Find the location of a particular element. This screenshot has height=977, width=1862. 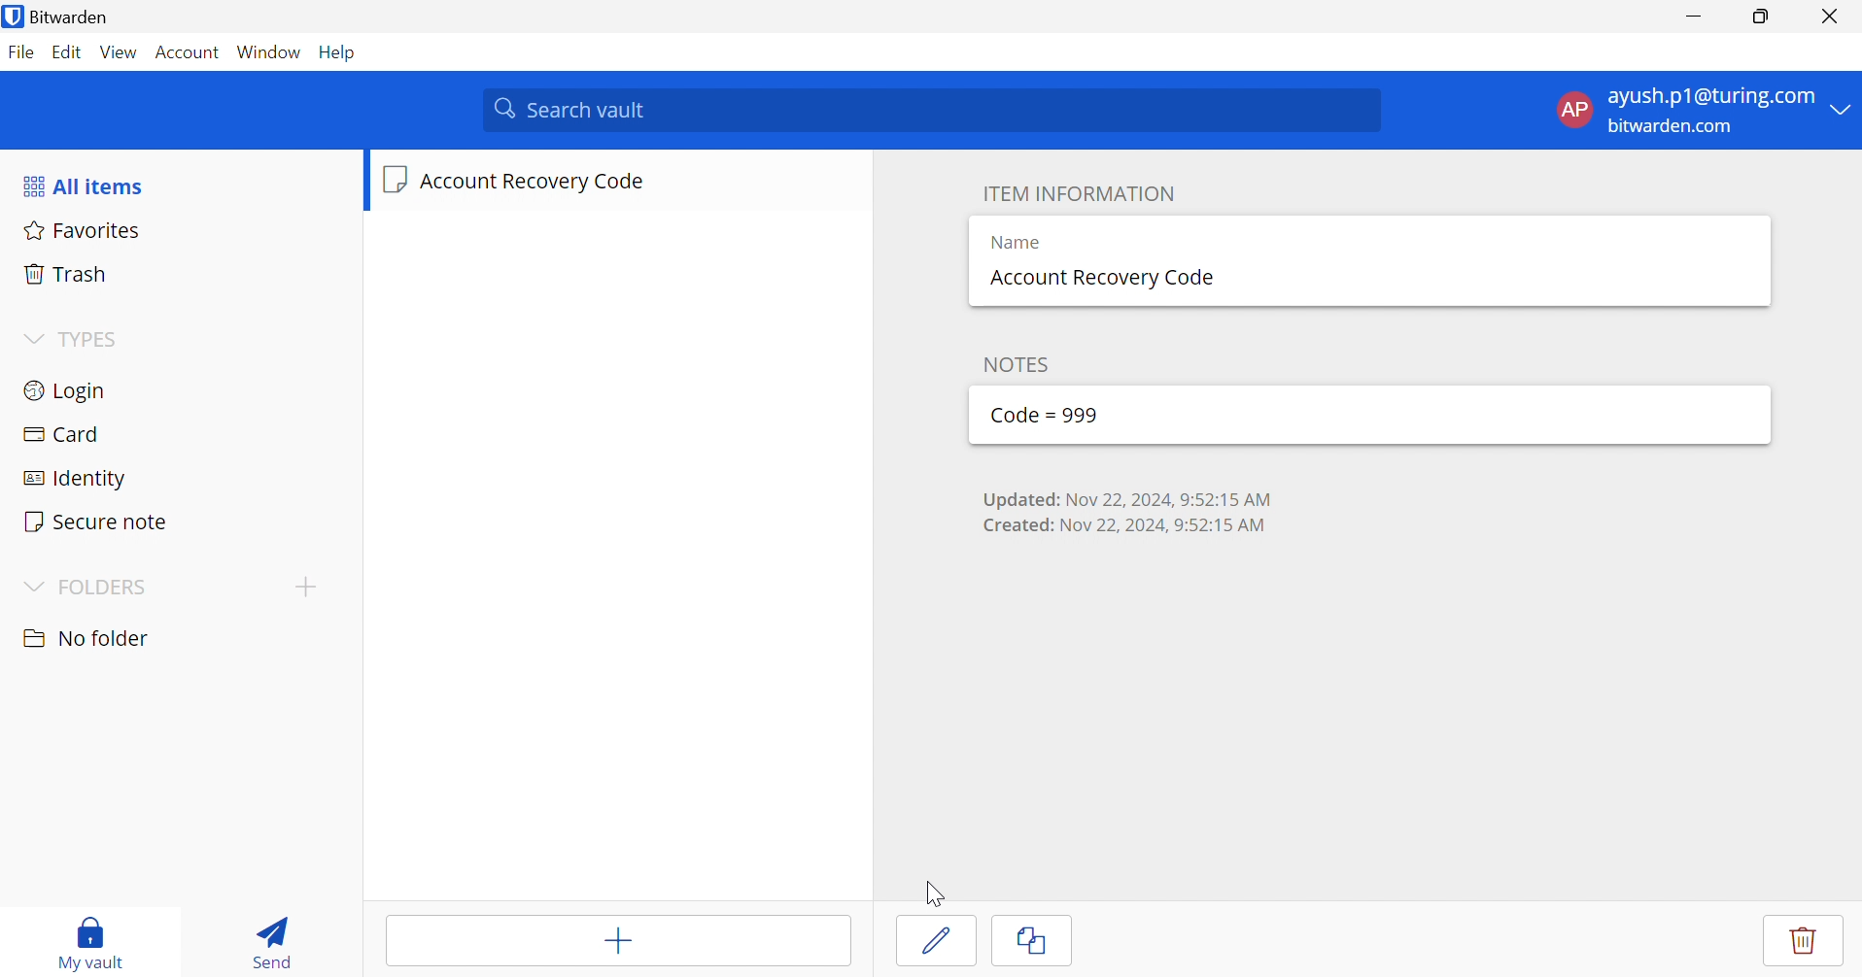

ITEM INFORMATION is located at coordinates (1081, 194).